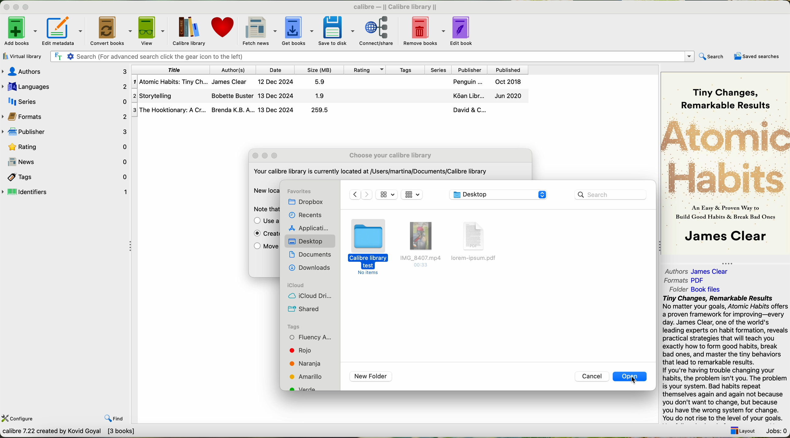  Describe the element at coordinates (65, 101) in the screenshot. I see `series` at that location.